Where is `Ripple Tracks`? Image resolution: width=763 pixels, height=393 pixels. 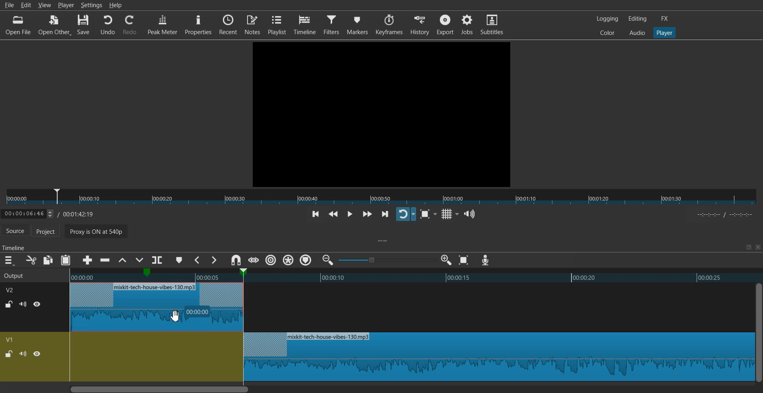 Ripple Tracks is located at coordinates (306, 260).